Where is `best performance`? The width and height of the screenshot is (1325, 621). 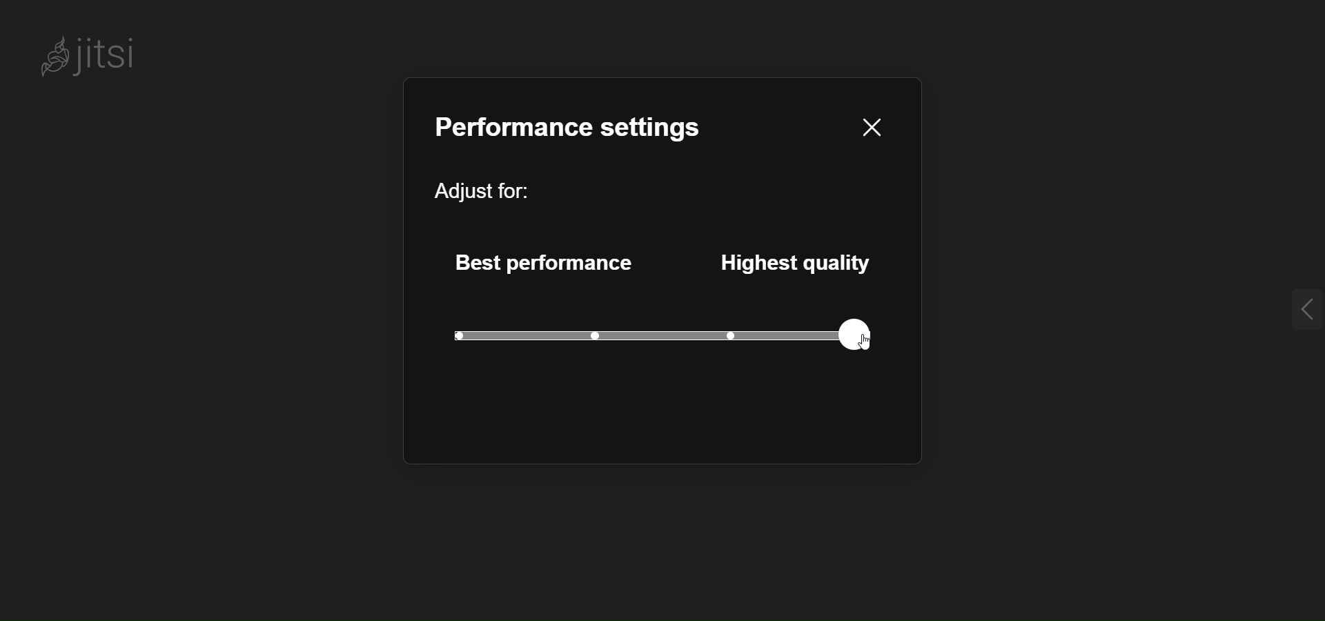 best performance is located at coordinates (544, 261).